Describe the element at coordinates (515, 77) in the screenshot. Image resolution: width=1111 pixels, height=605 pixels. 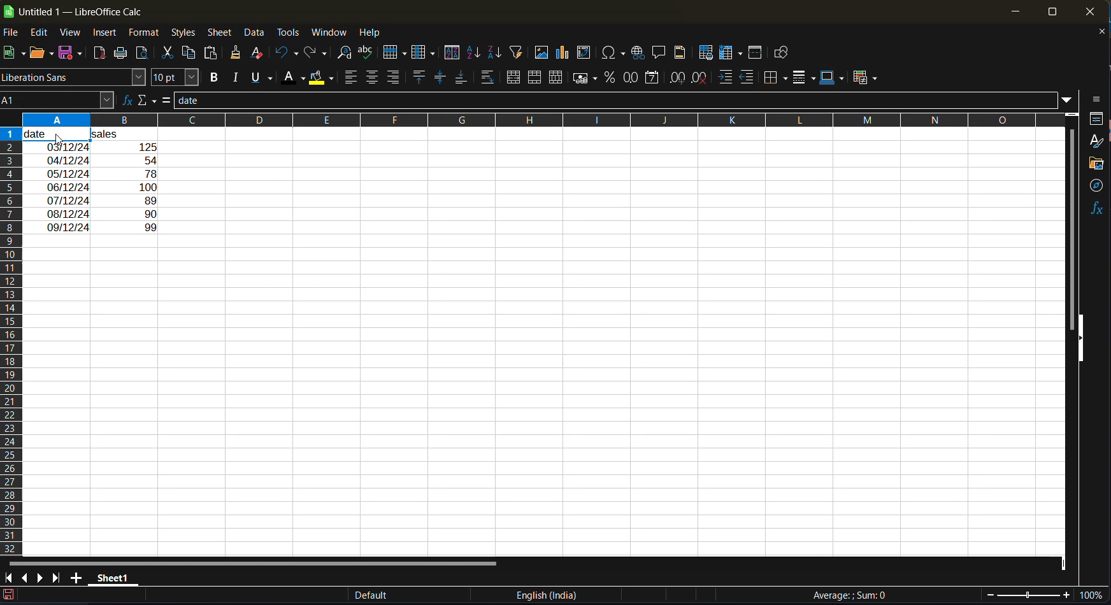
I see `merge and center` at that location.